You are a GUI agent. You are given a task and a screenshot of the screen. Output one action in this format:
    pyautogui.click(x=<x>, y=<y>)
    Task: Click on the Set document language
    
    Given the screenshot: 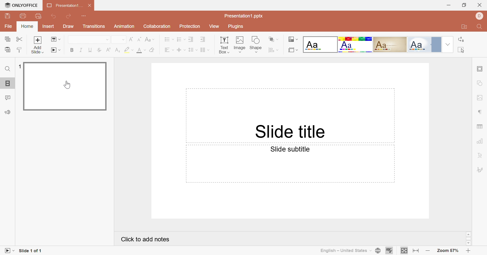 What is the action you would take?
    pyautogui.click(x=378, y=251)
    